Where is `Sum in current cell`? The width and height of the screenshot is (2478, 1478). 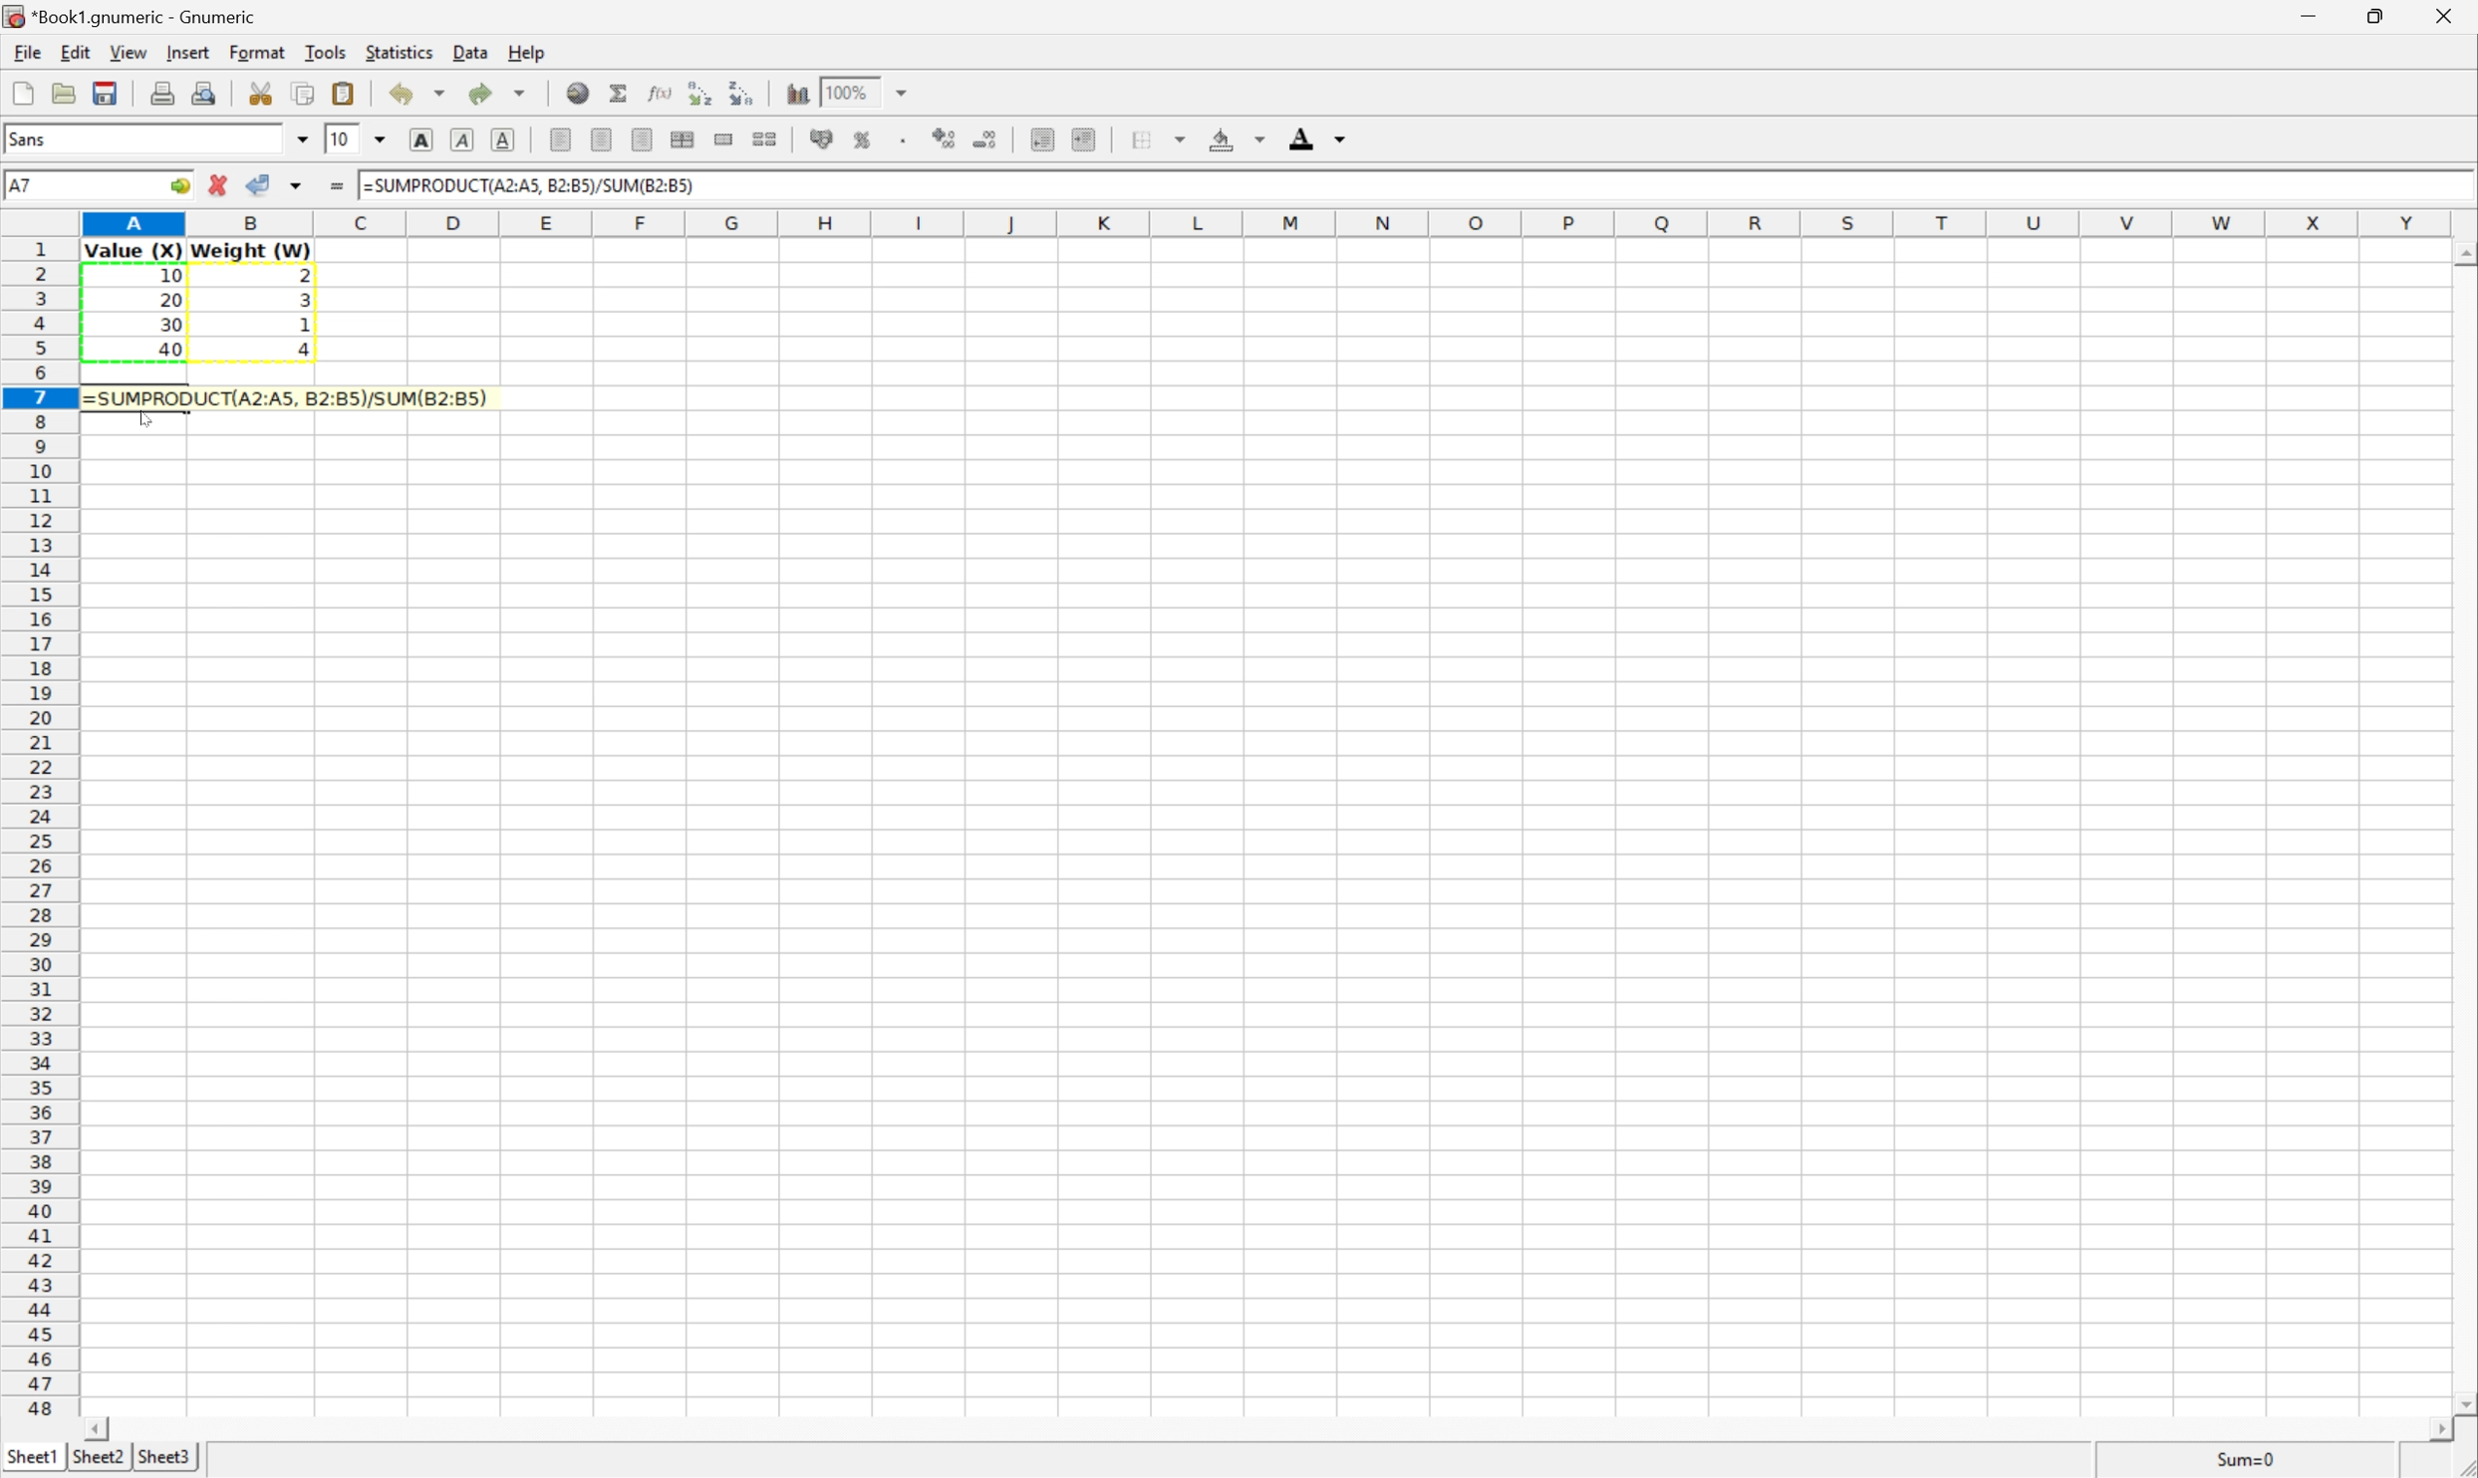
Sum in current cell is located at coordinates (618, 92).